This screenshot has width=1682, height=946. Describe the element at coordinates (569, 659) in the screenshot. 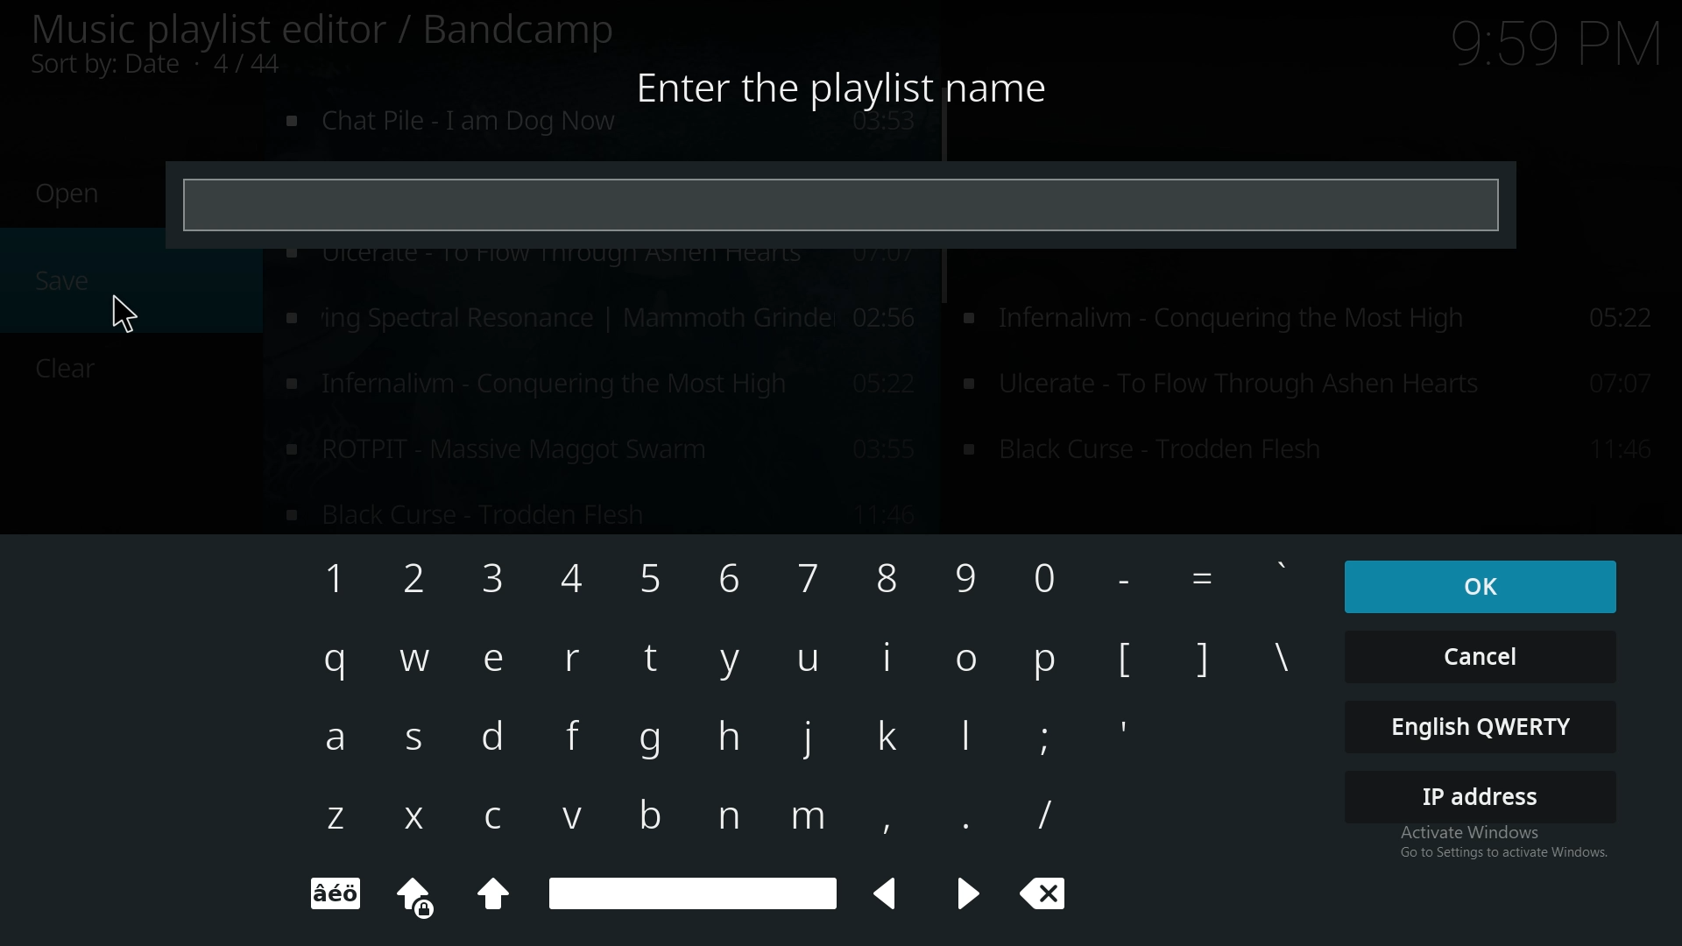

I see `keyboard input` at that location.